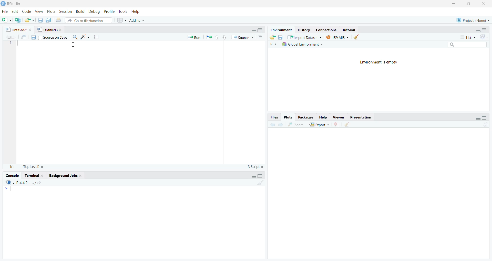 Image resolution: width=492 pixels, height=261 pixels. Describe the element at coordinates (323, 118) in the screenshot. I see `Help` at that location.